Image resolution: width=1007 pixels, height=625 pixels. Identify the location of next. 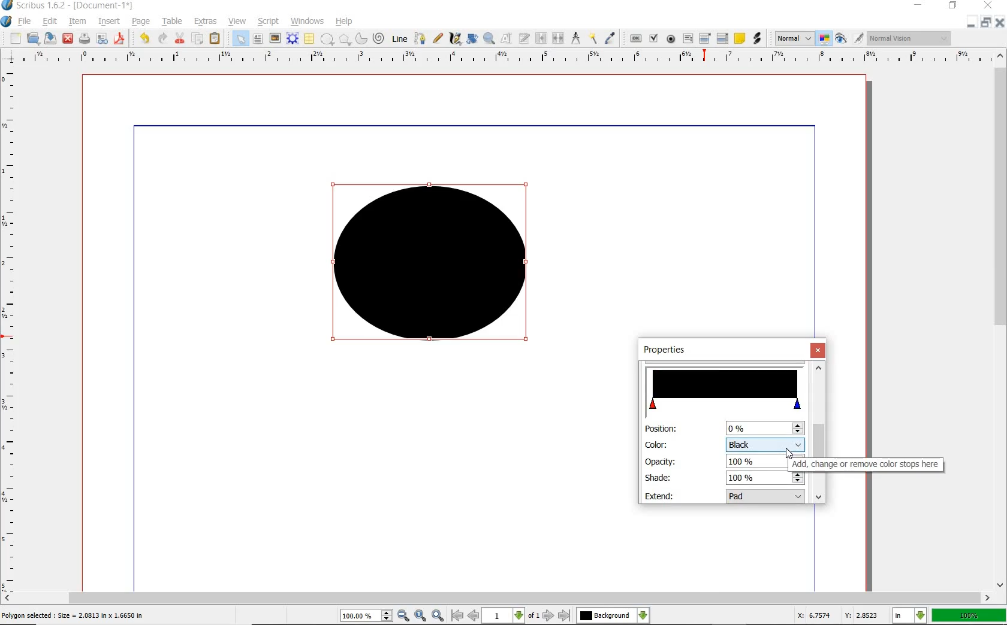
(548, 615).